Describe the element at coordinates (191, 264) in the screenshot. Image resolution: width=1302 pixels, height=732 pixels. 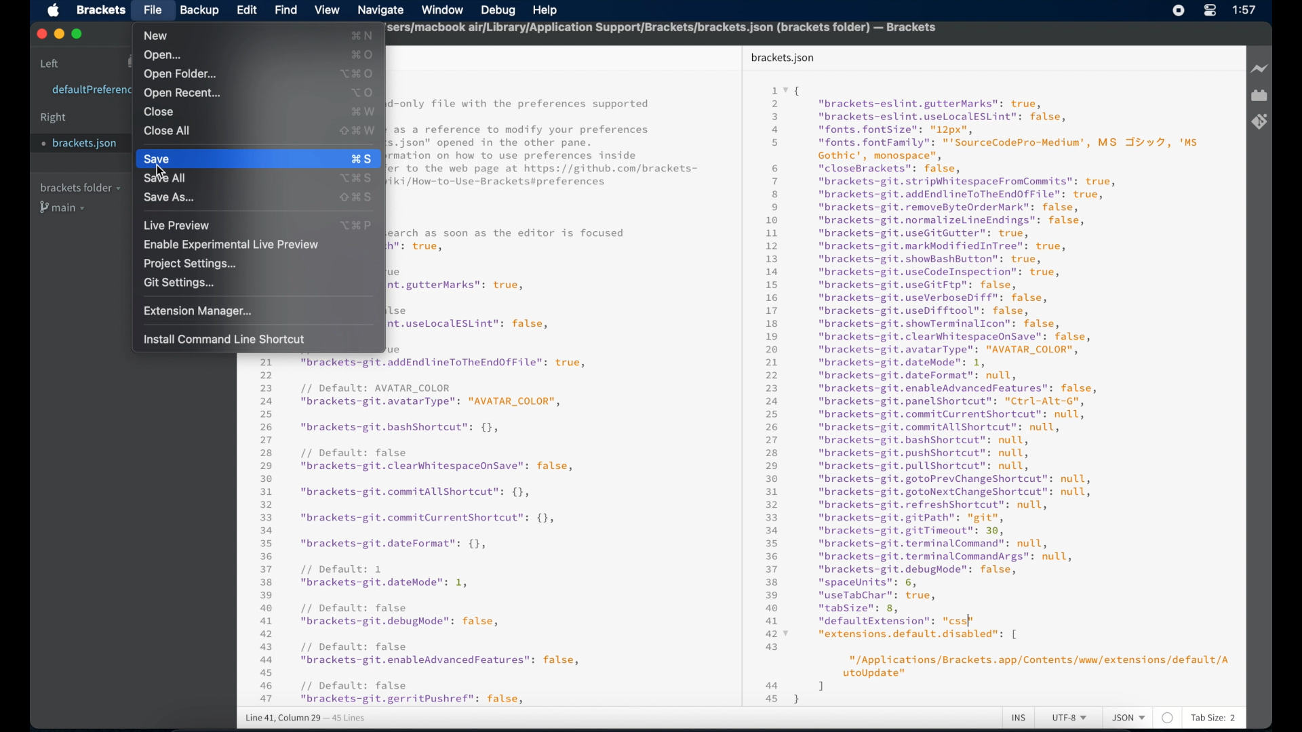
I see `project settings...` at that location.